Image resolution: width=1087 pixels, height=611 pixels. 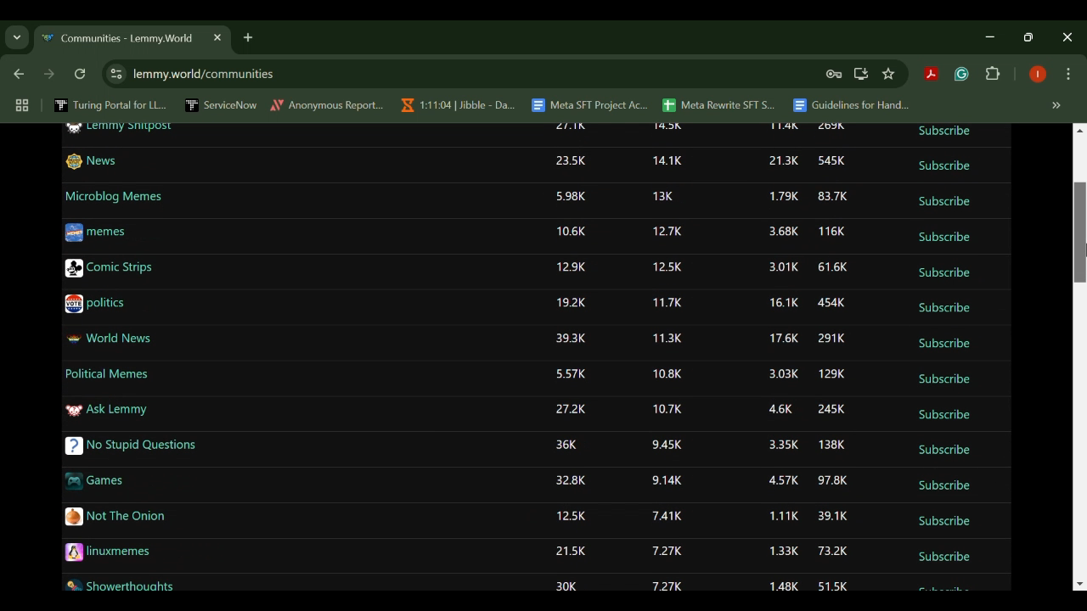 I want to click on Anonymous Report..., so click(x=328, y=104).